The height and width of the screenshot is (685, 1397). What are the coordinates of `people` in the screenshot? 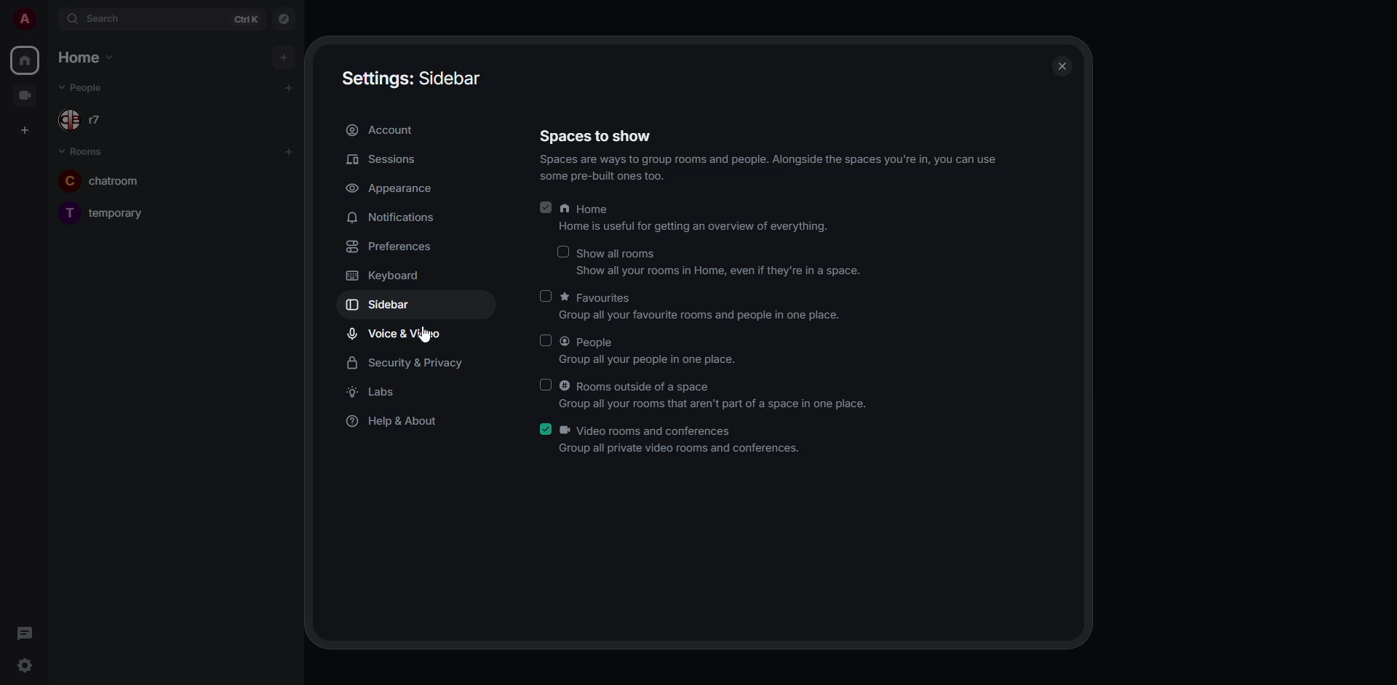 It's located at (648, 350).